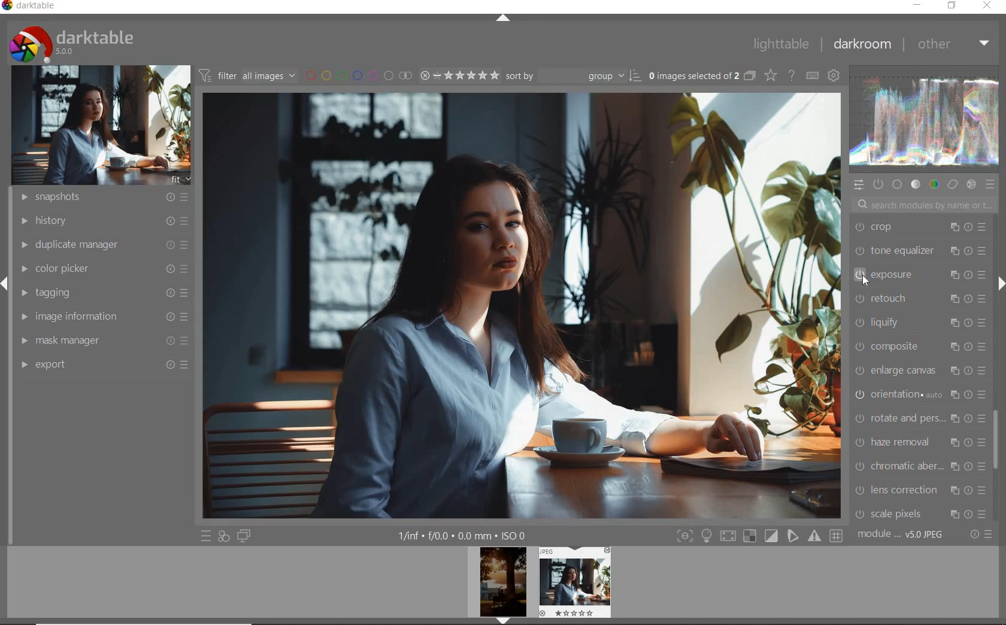 This screenshot has width=1006, height=625. I want to click on DEFINE KEYBOARD SHORTCUT, so click(813, 77).